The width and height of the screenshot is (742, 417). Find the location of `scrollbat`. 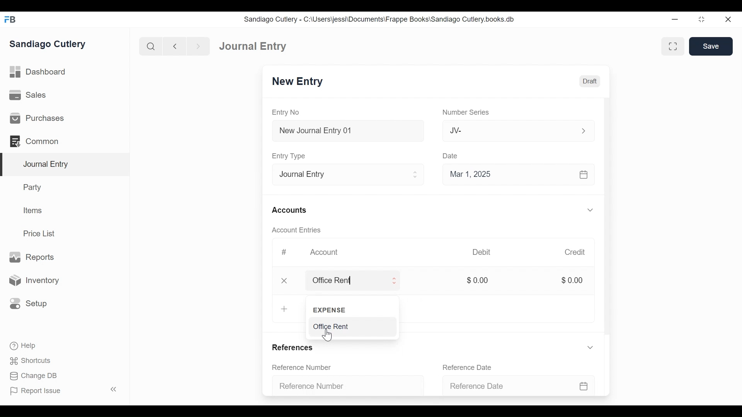

scrollbat is located at coordinates (607, 218).